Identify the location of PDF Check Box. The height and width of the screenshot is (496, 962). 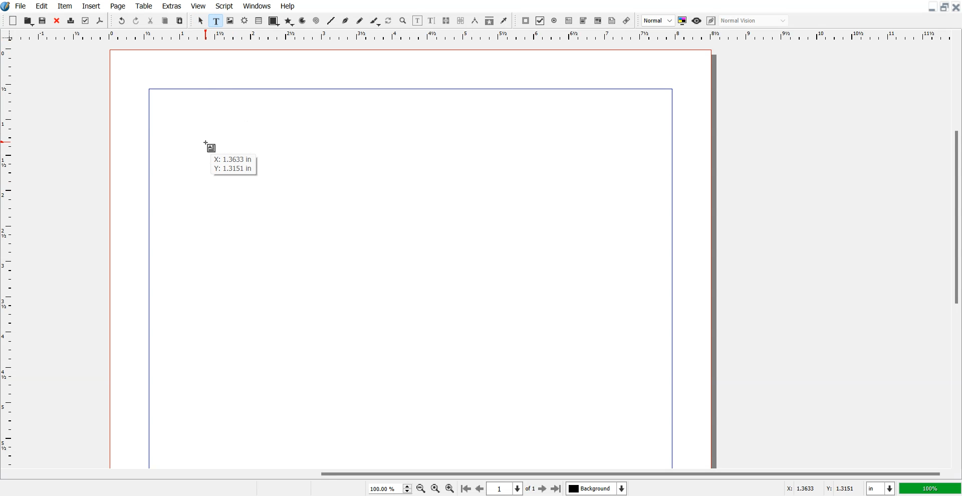
(540, 21).